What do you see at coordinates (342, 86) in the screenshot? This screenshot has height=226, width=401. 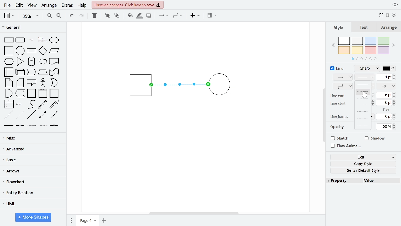 I see `waypoints` at bounding box center [342, 86].